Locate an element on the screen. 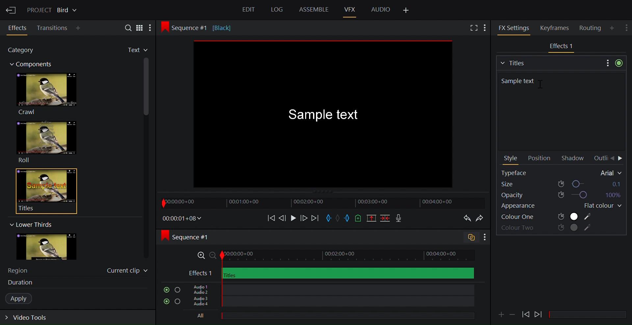 The height and width of the screenshot is (325, 632). Solo this track is located at coordinates (178, 302).